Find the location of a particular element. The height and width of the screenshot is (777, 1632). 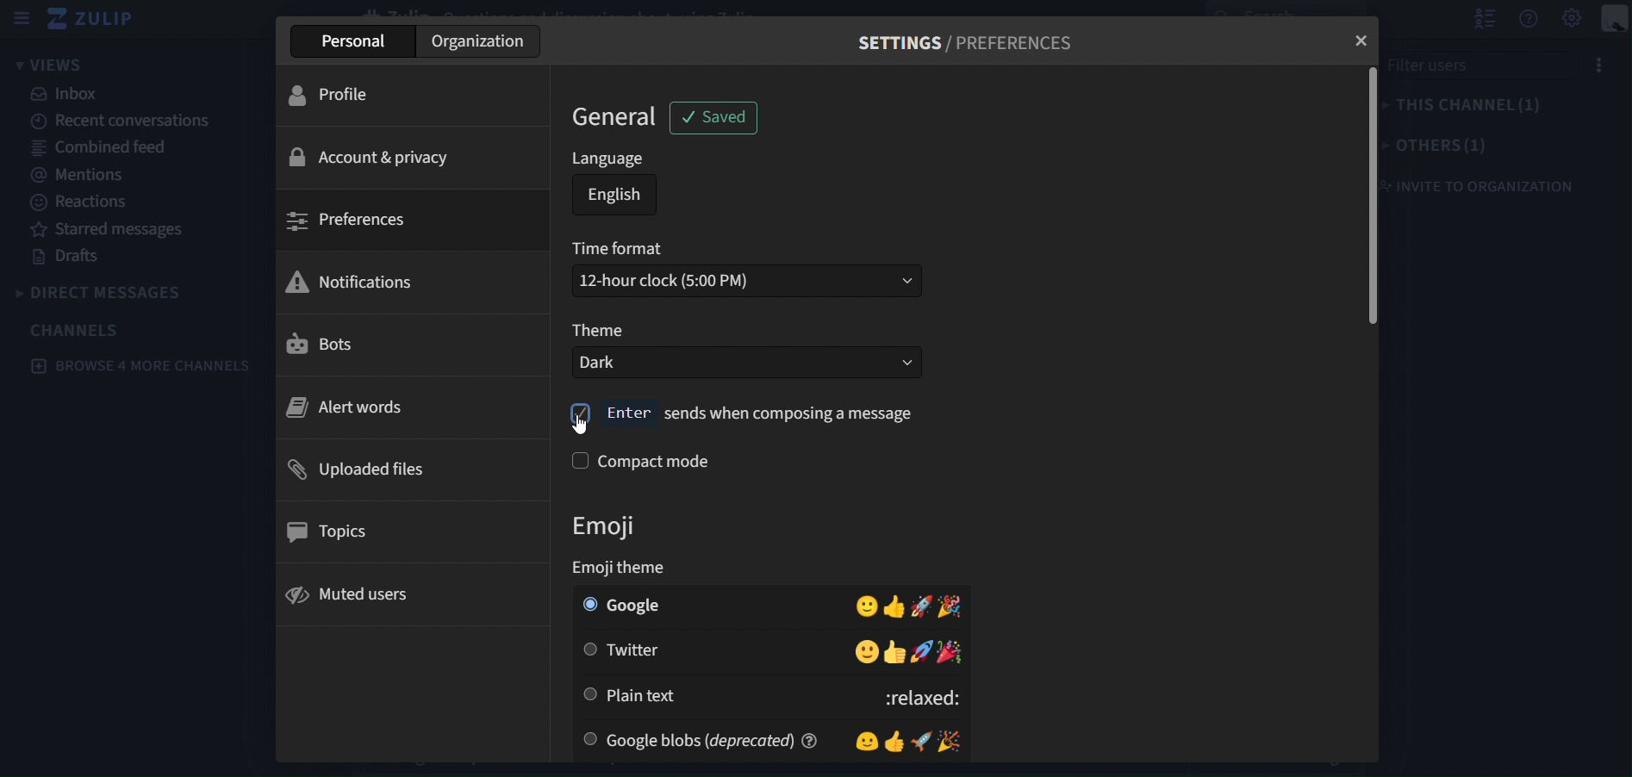

Emojis is located at coordinates (911, 605).